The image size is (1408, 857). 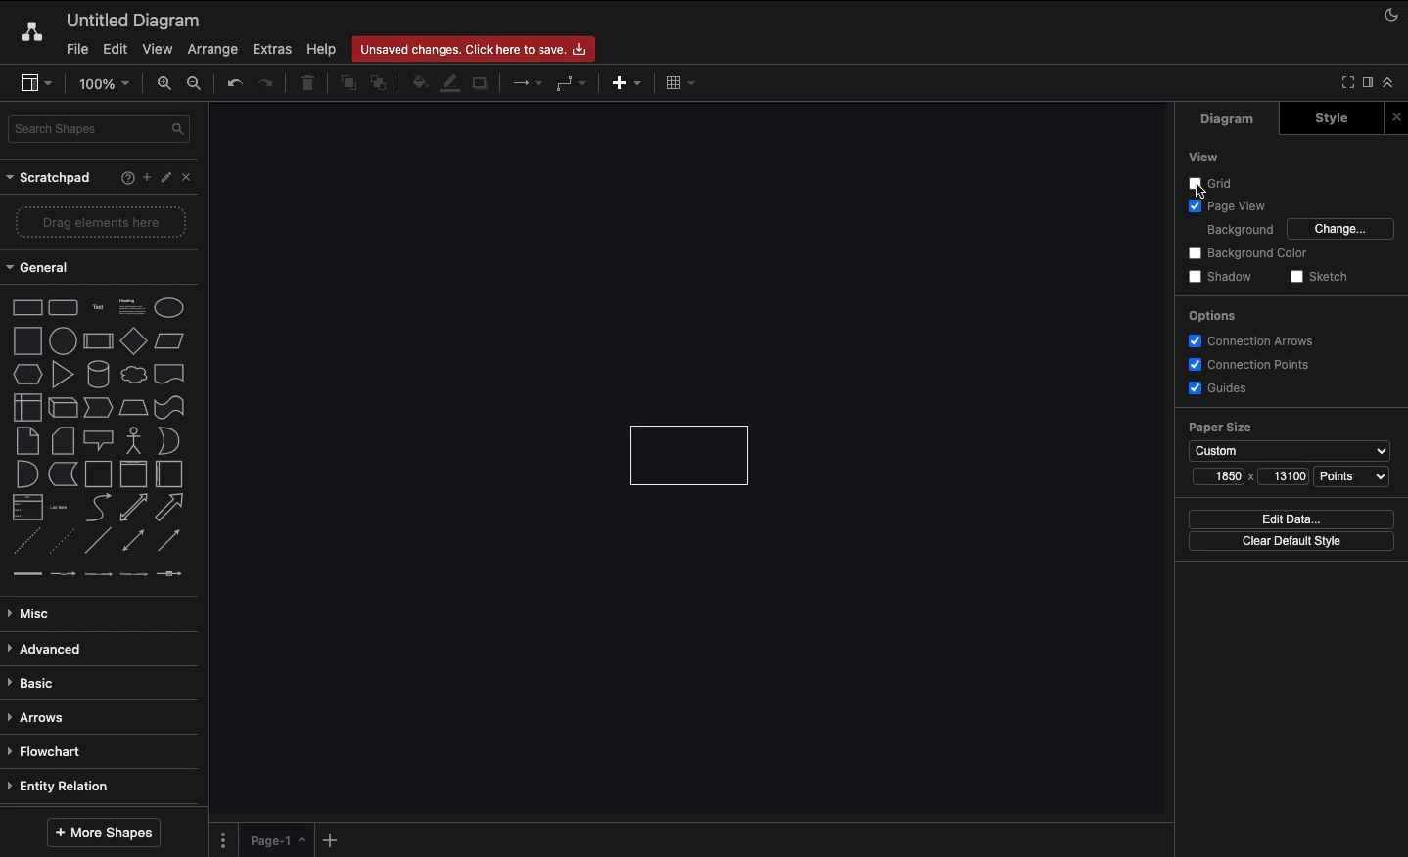 I want to click on Connection arrows, so click(x=1254, y=341).